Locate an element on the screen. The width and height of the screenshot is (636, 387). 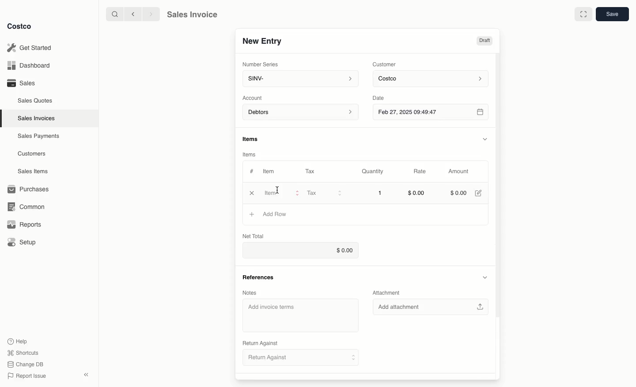
Item is located at coordinates (283, 193).